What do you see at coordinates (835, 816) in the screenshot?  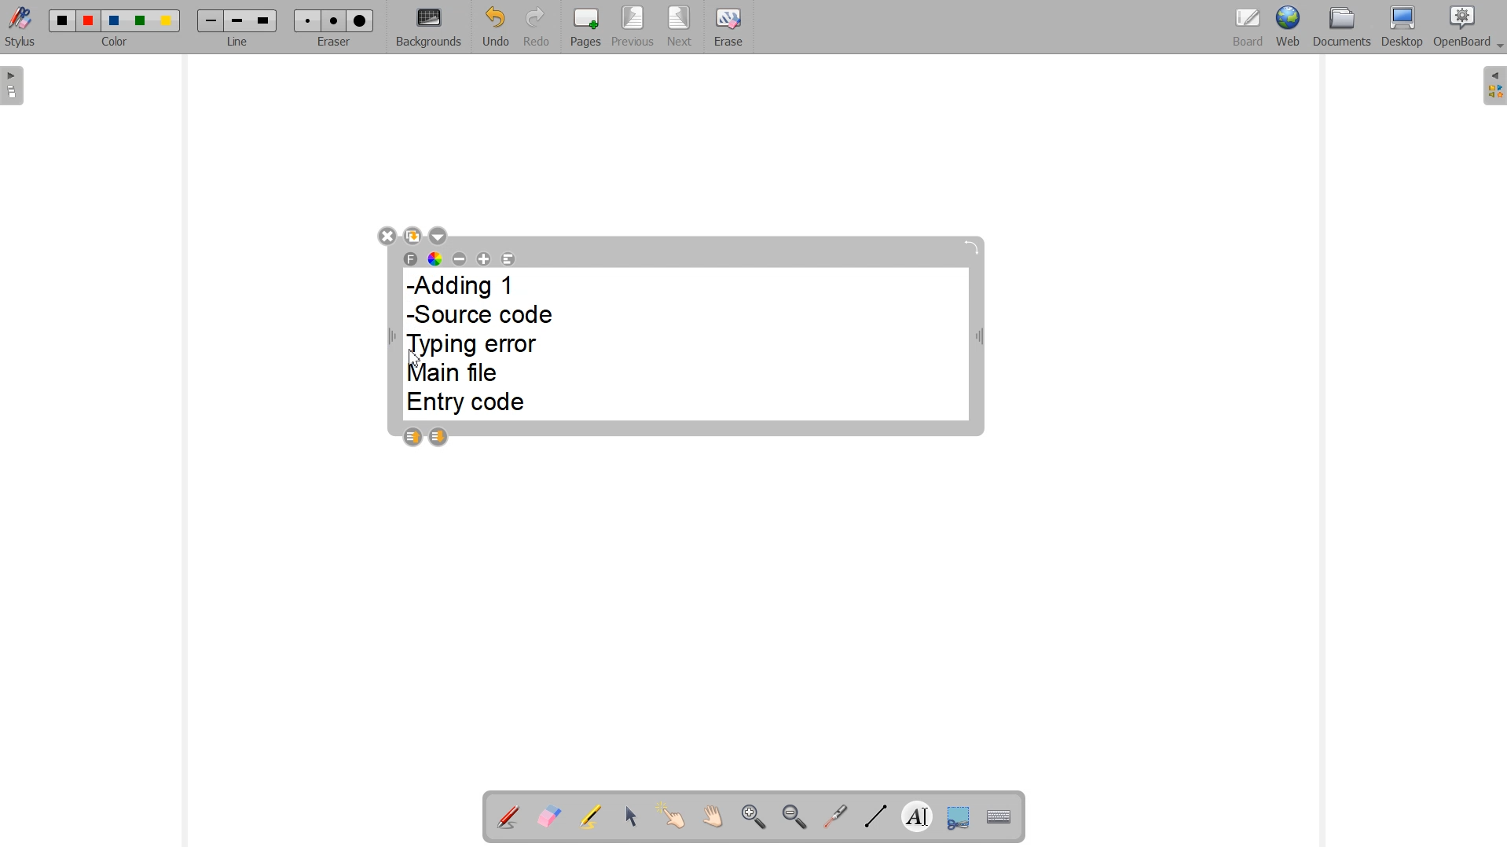 I see `Virtual laser pointer` at bounding box center [835, 816].